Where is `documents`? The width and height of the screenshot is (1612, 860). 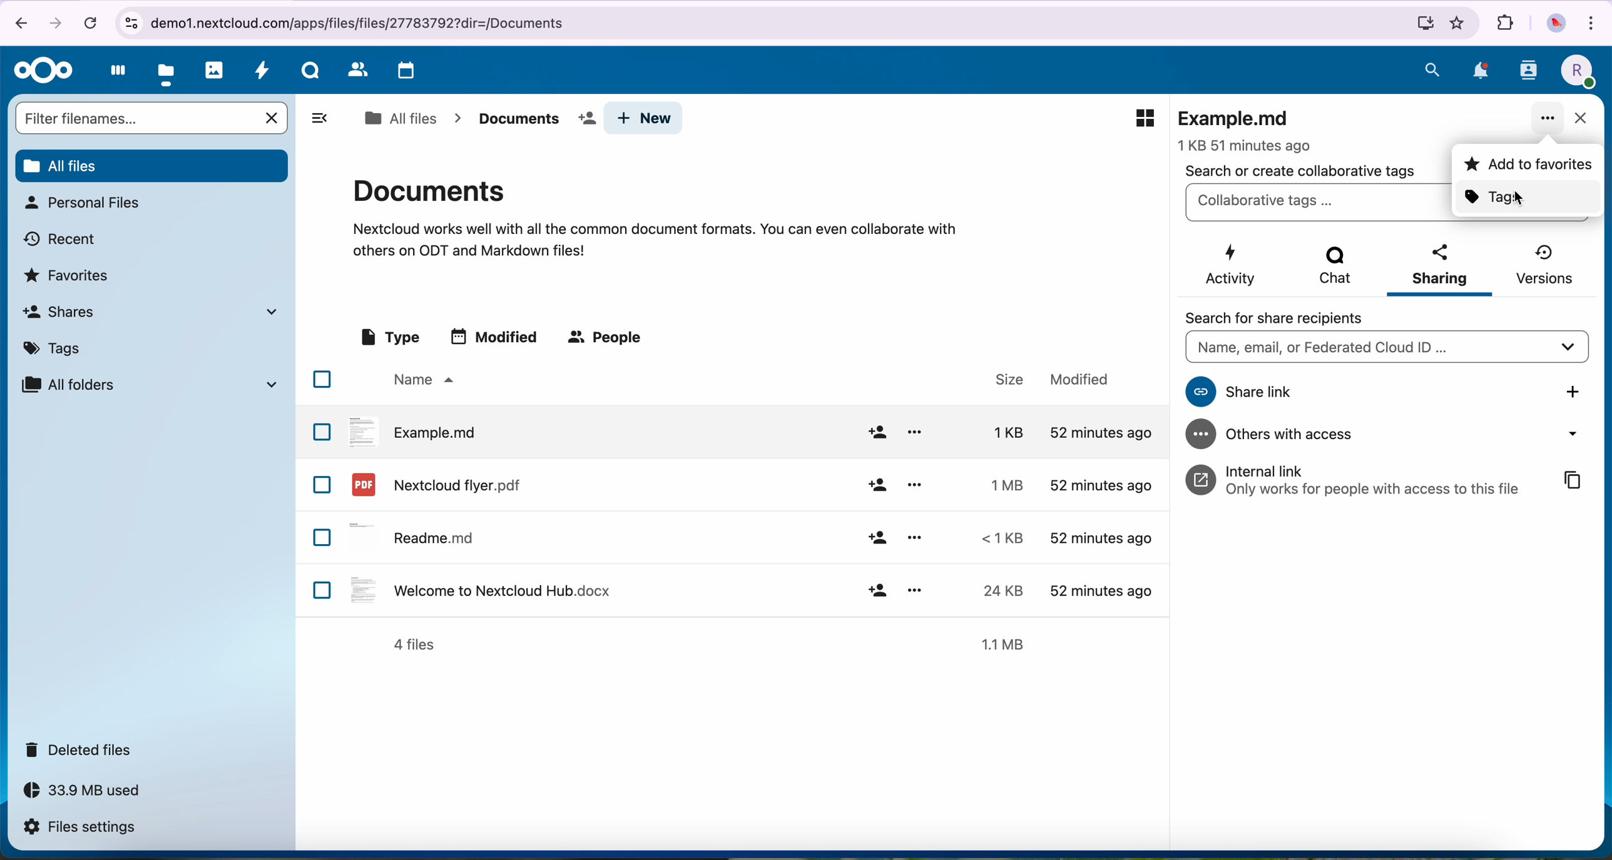 documents is located at coordinates (532, 119).